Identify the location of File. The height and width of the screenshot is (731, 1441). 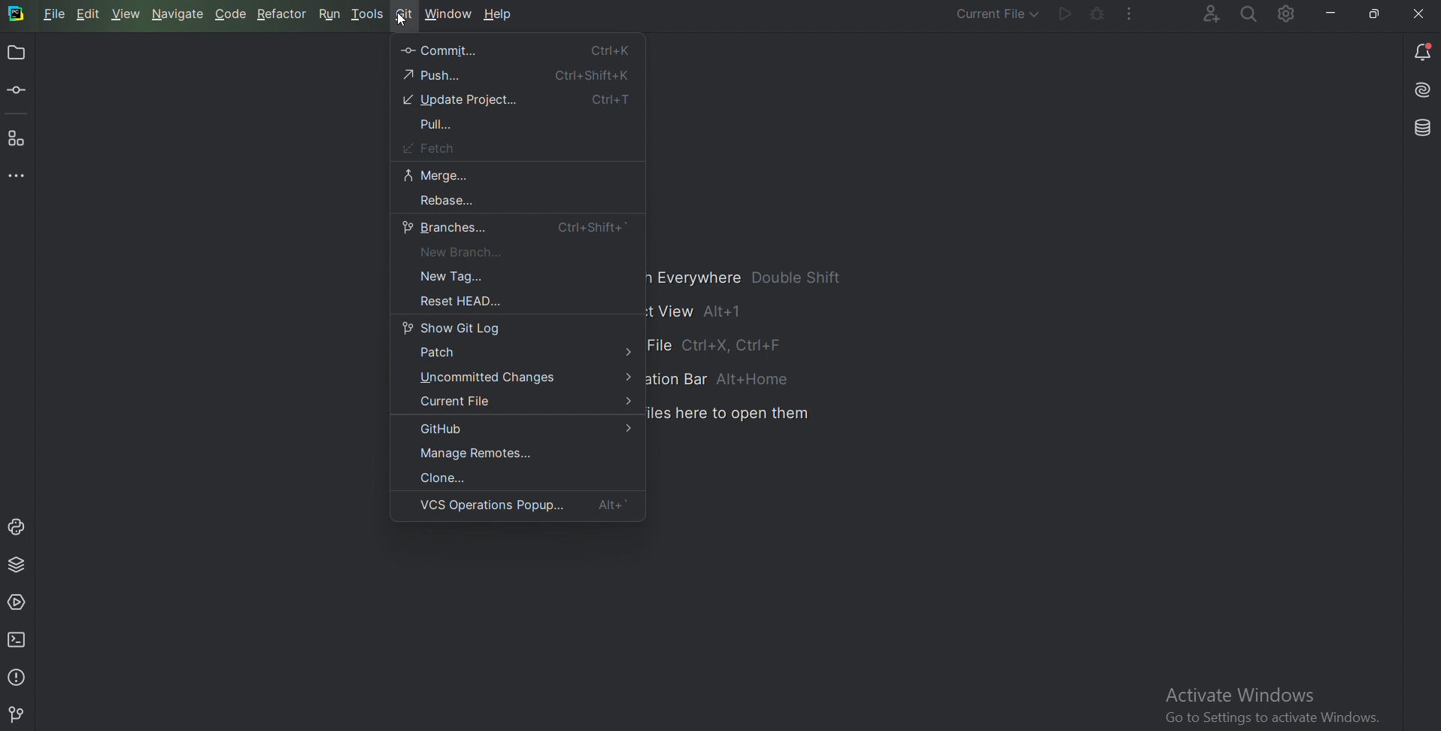
(56, 16).